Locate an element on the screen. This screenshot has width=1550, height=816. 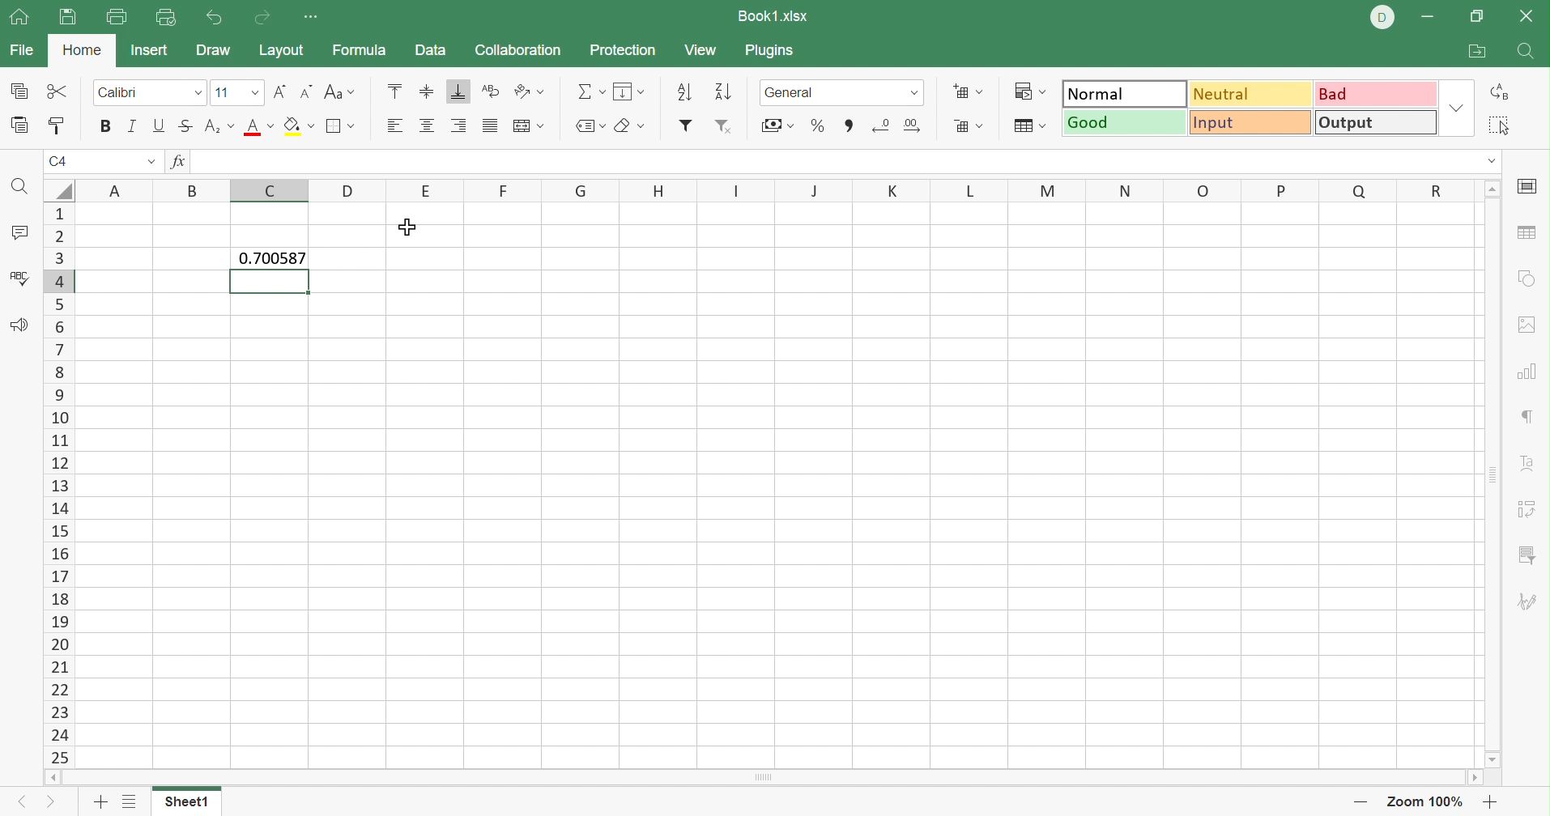
Font color is located at coordinates (261, 125).